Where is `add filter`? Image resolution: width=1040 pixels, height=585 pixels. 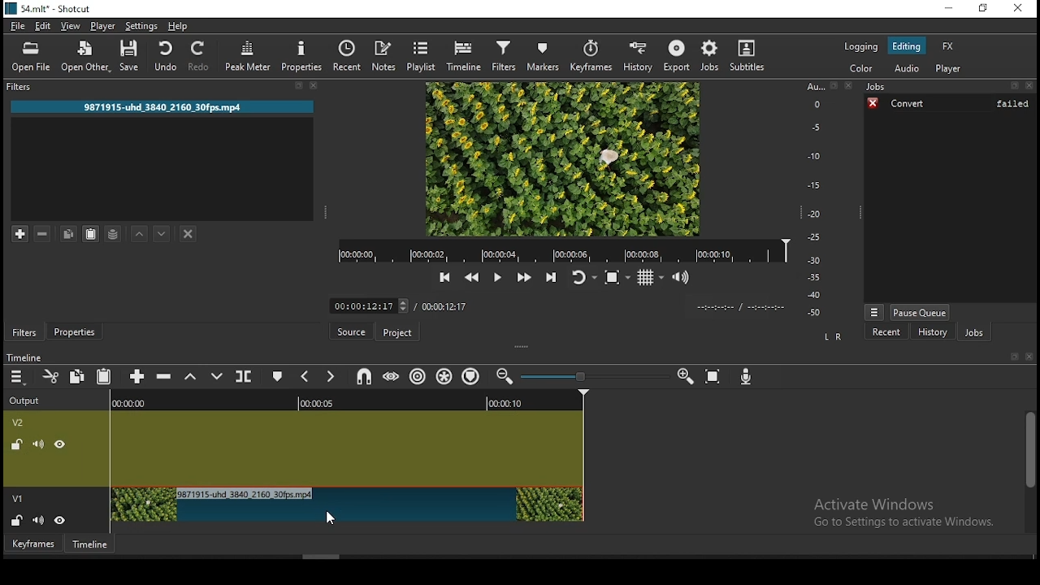 add filter is located at coordinates (22, 232).